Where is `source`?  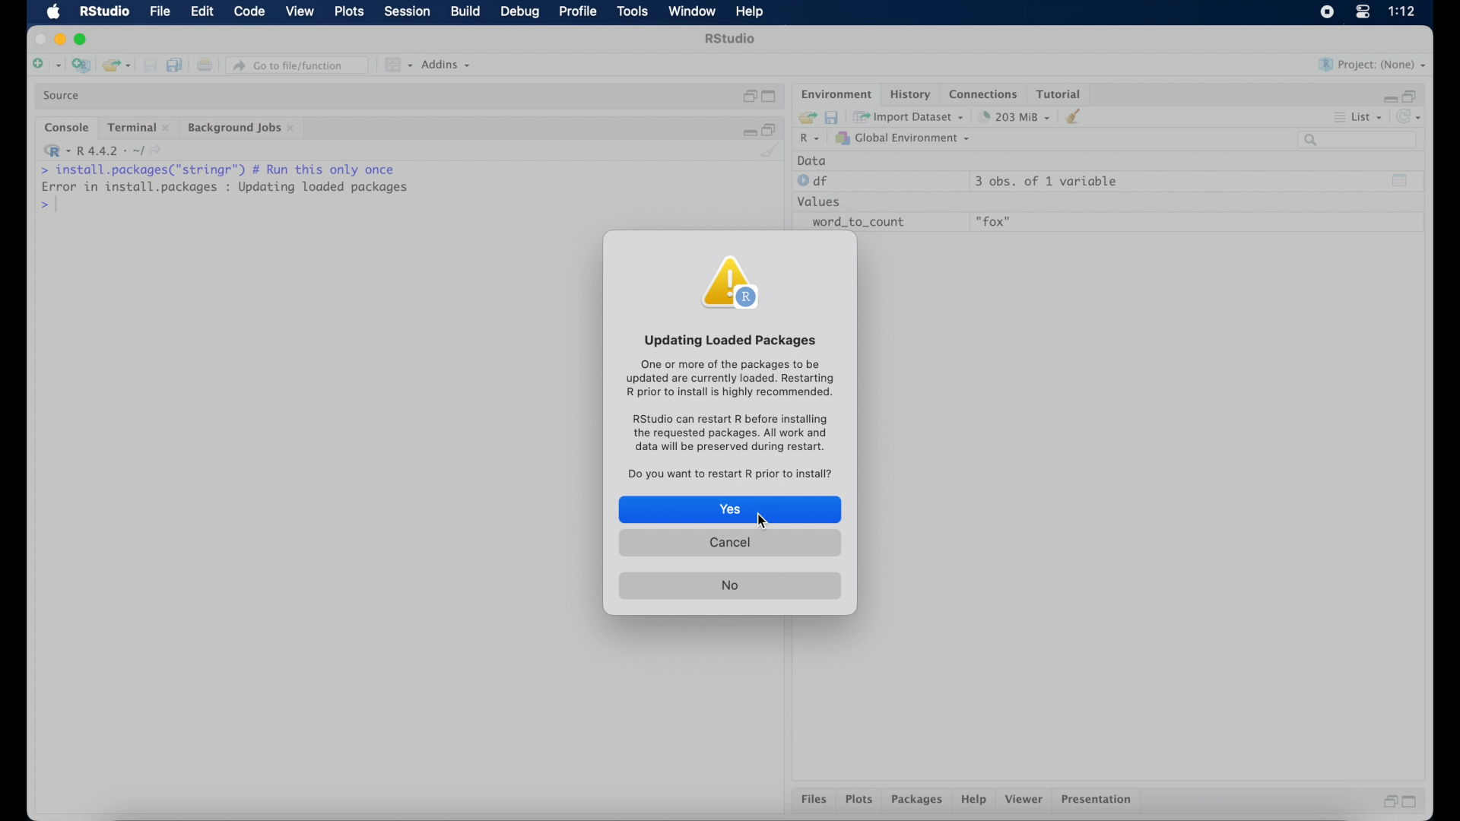
source is located at coordinates (63, 96).